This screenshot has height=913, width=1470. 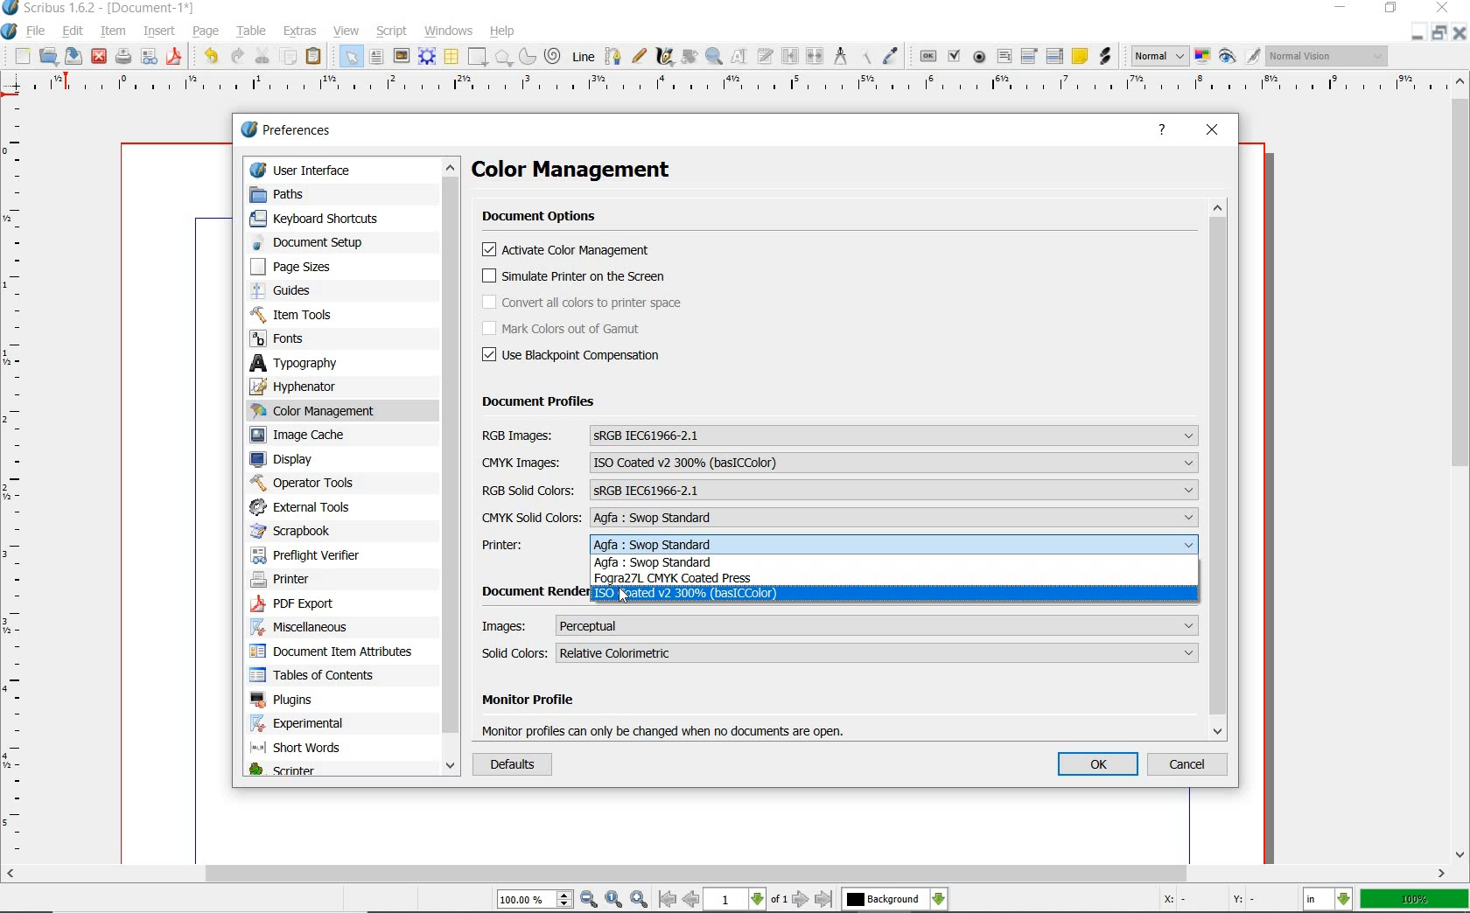 I want to click on preferences, so click(x=291, y=132).